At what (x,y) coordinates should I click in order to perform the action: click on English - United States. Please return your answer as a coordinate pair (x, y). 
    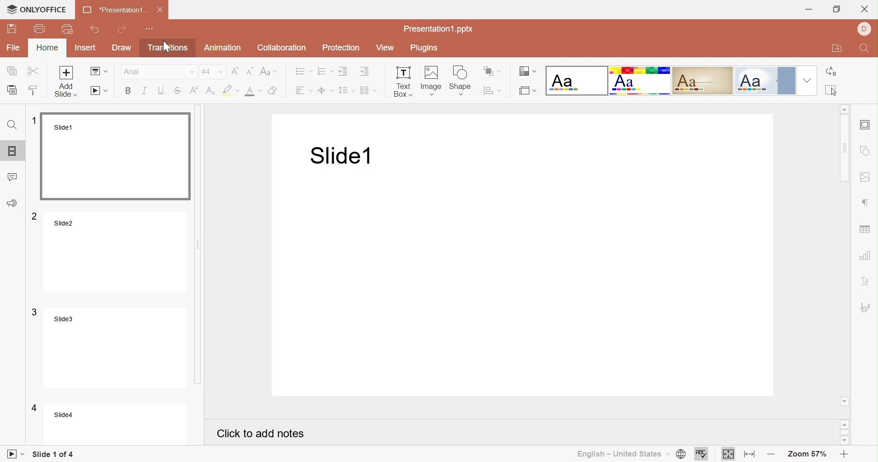
    Looking at the image, I should click on (624, 455).